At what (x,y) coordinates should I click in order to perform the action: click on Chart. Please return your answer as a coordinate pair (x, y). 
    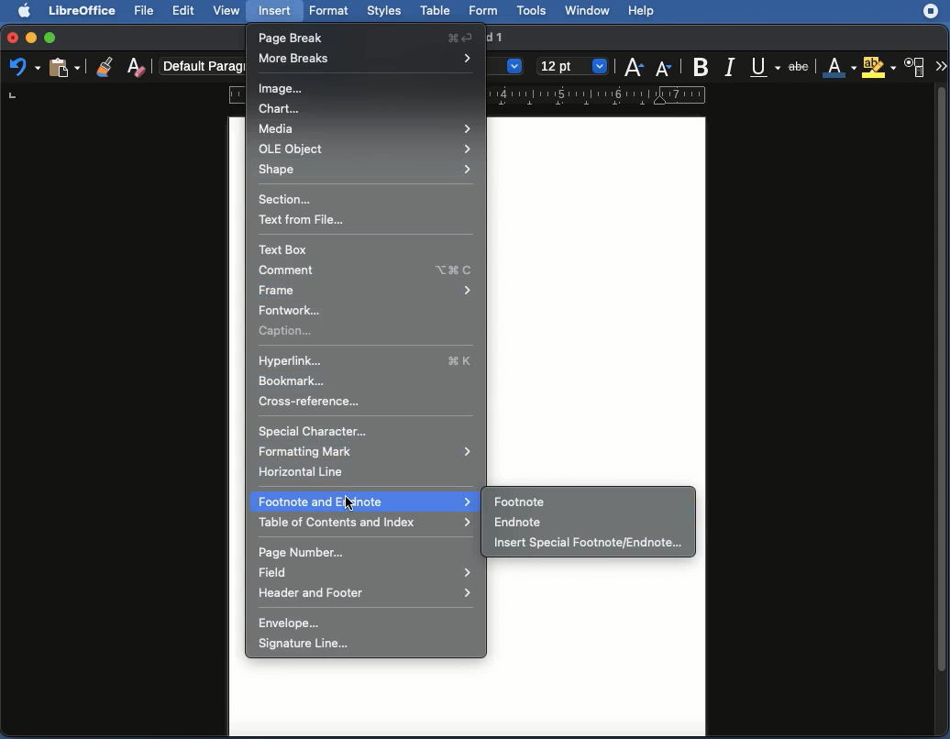
    Looking at the image, I should click on (282, 106).